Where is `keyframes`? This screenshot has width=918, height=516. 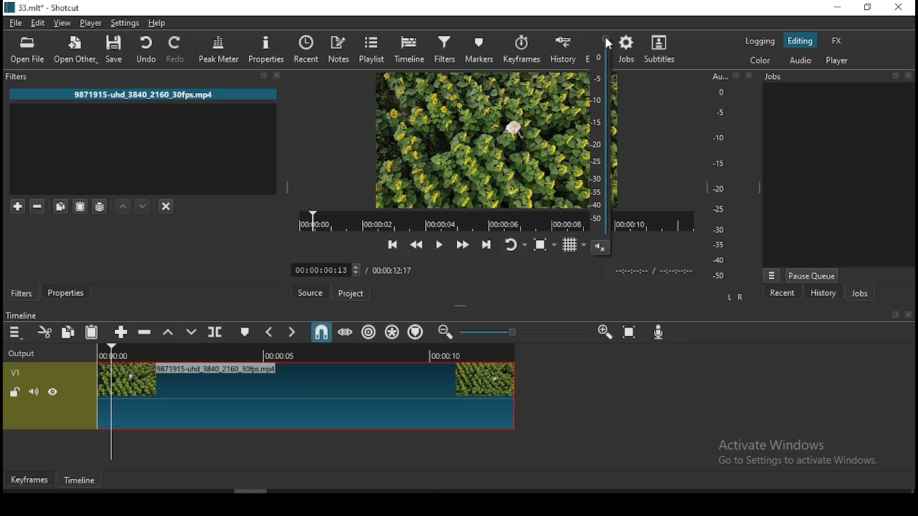
keyframes is located at coordinates (32, 479).